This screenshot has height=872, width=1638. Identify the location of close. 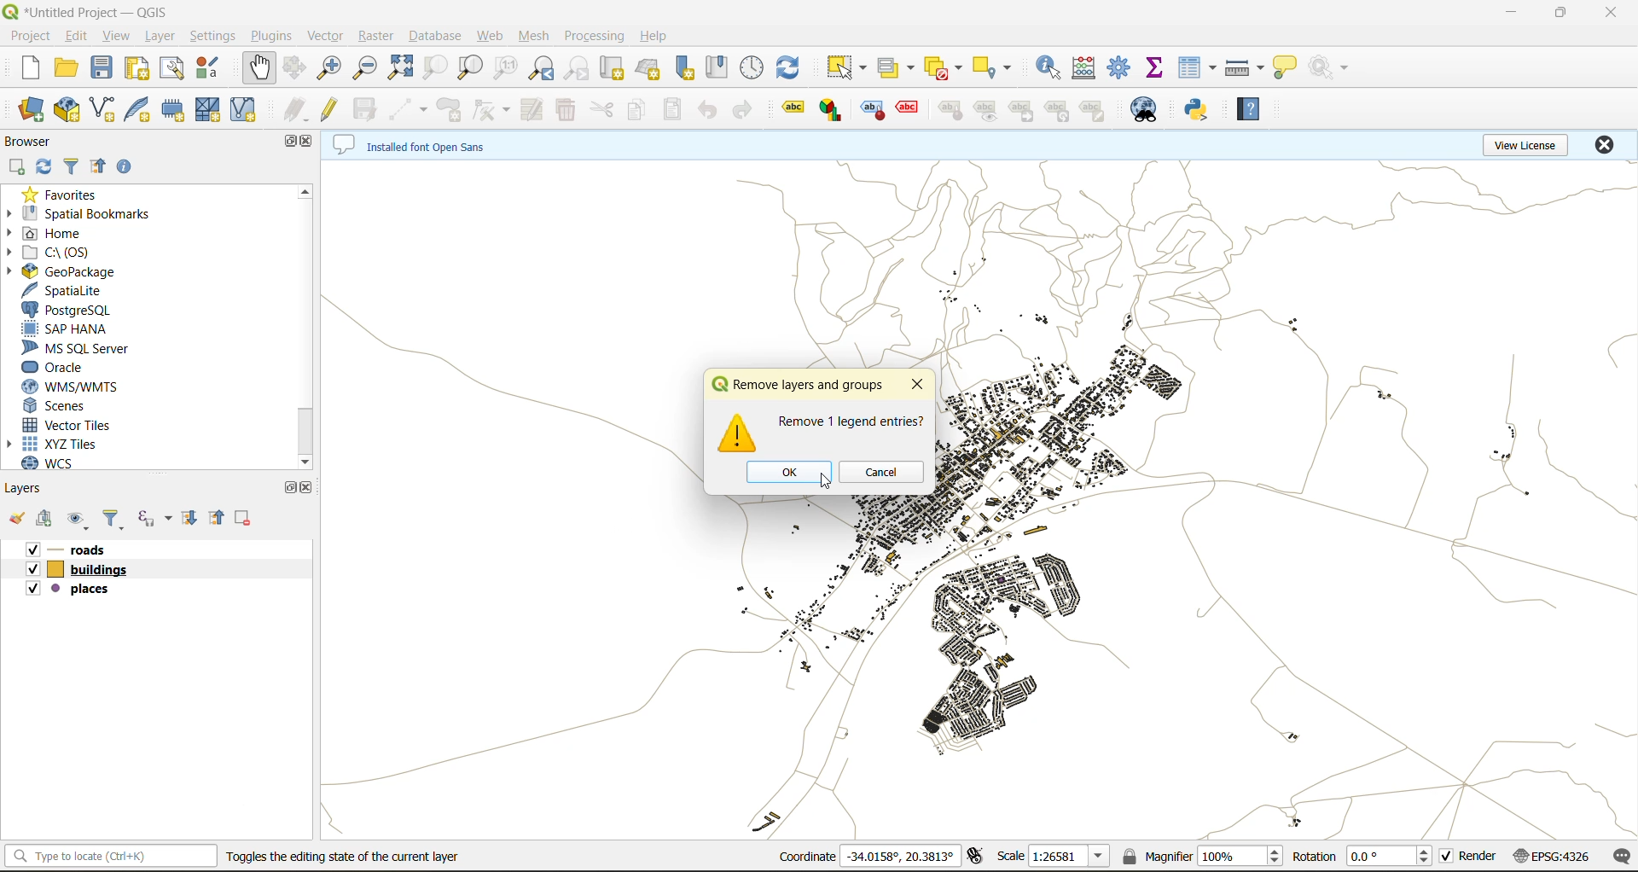
(1602, 146).